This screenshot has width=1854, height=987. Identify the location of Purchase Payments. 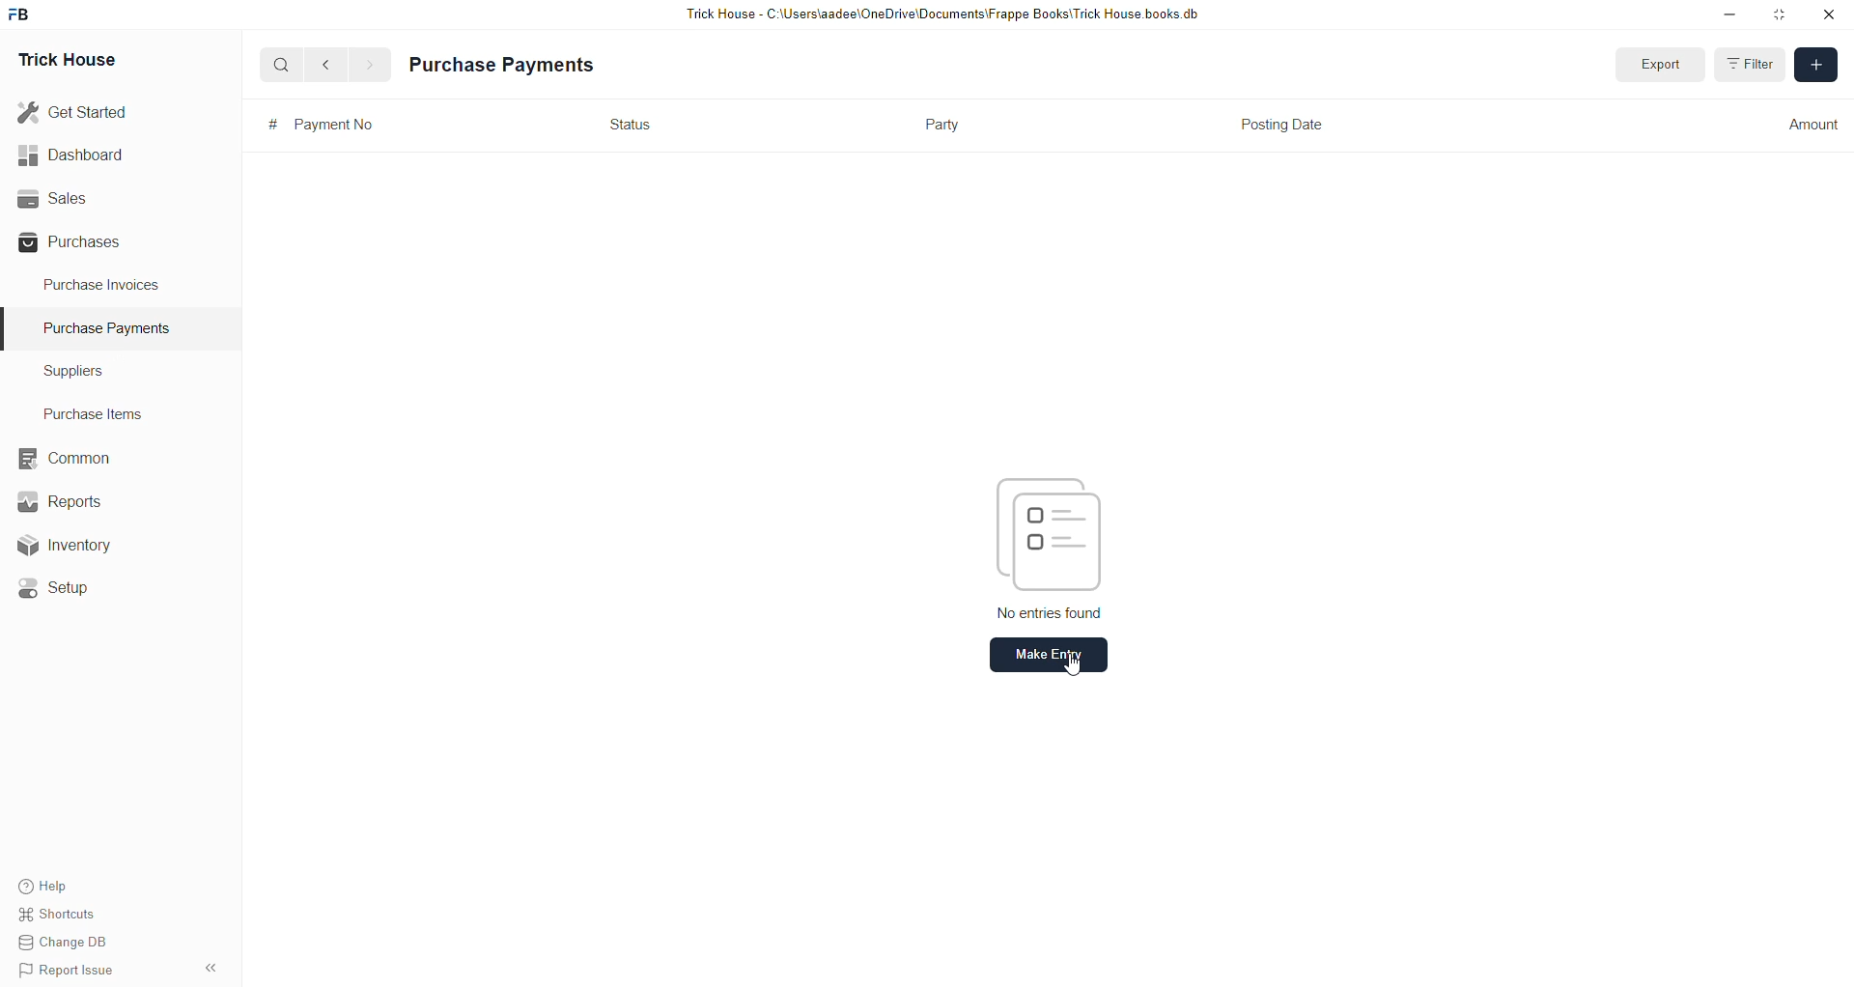
(113, 328).